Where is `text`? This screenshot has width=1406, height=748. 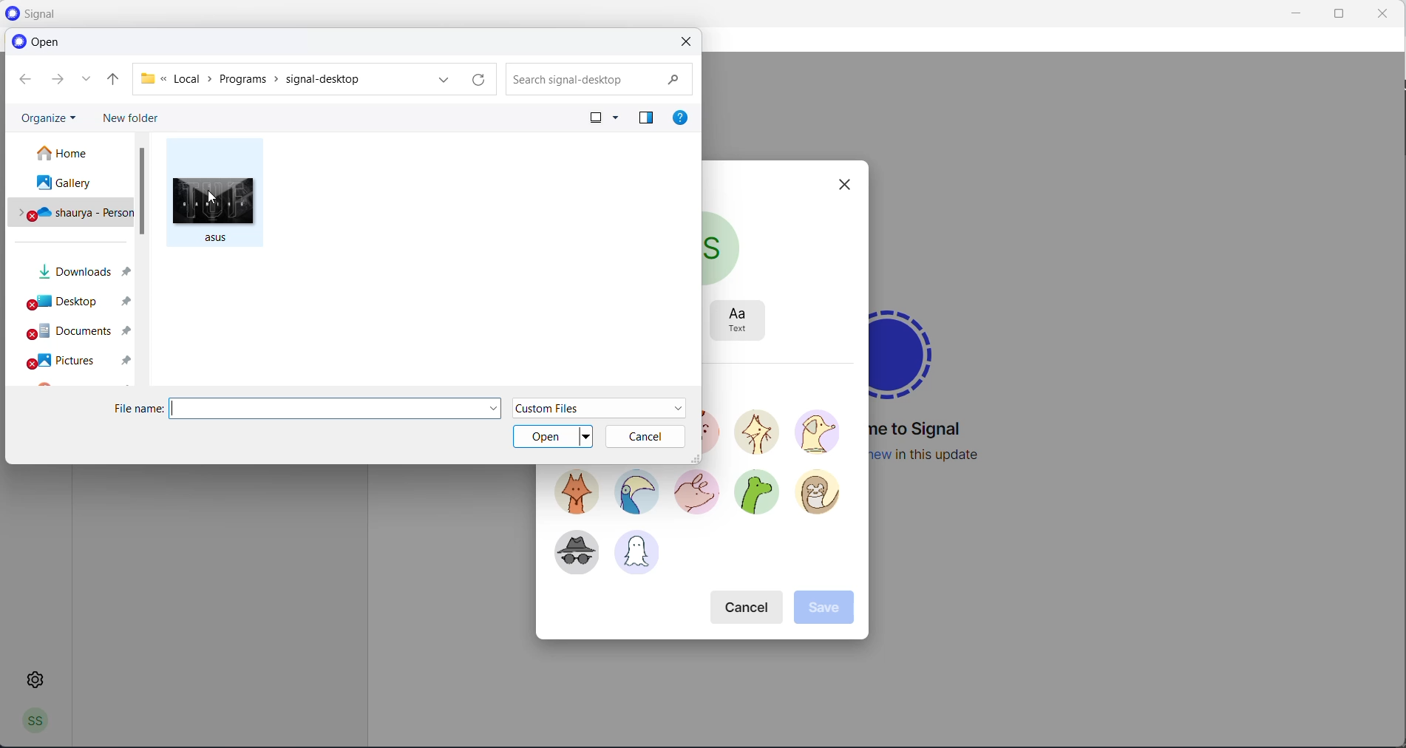
text is located at coordinates (742, 318).